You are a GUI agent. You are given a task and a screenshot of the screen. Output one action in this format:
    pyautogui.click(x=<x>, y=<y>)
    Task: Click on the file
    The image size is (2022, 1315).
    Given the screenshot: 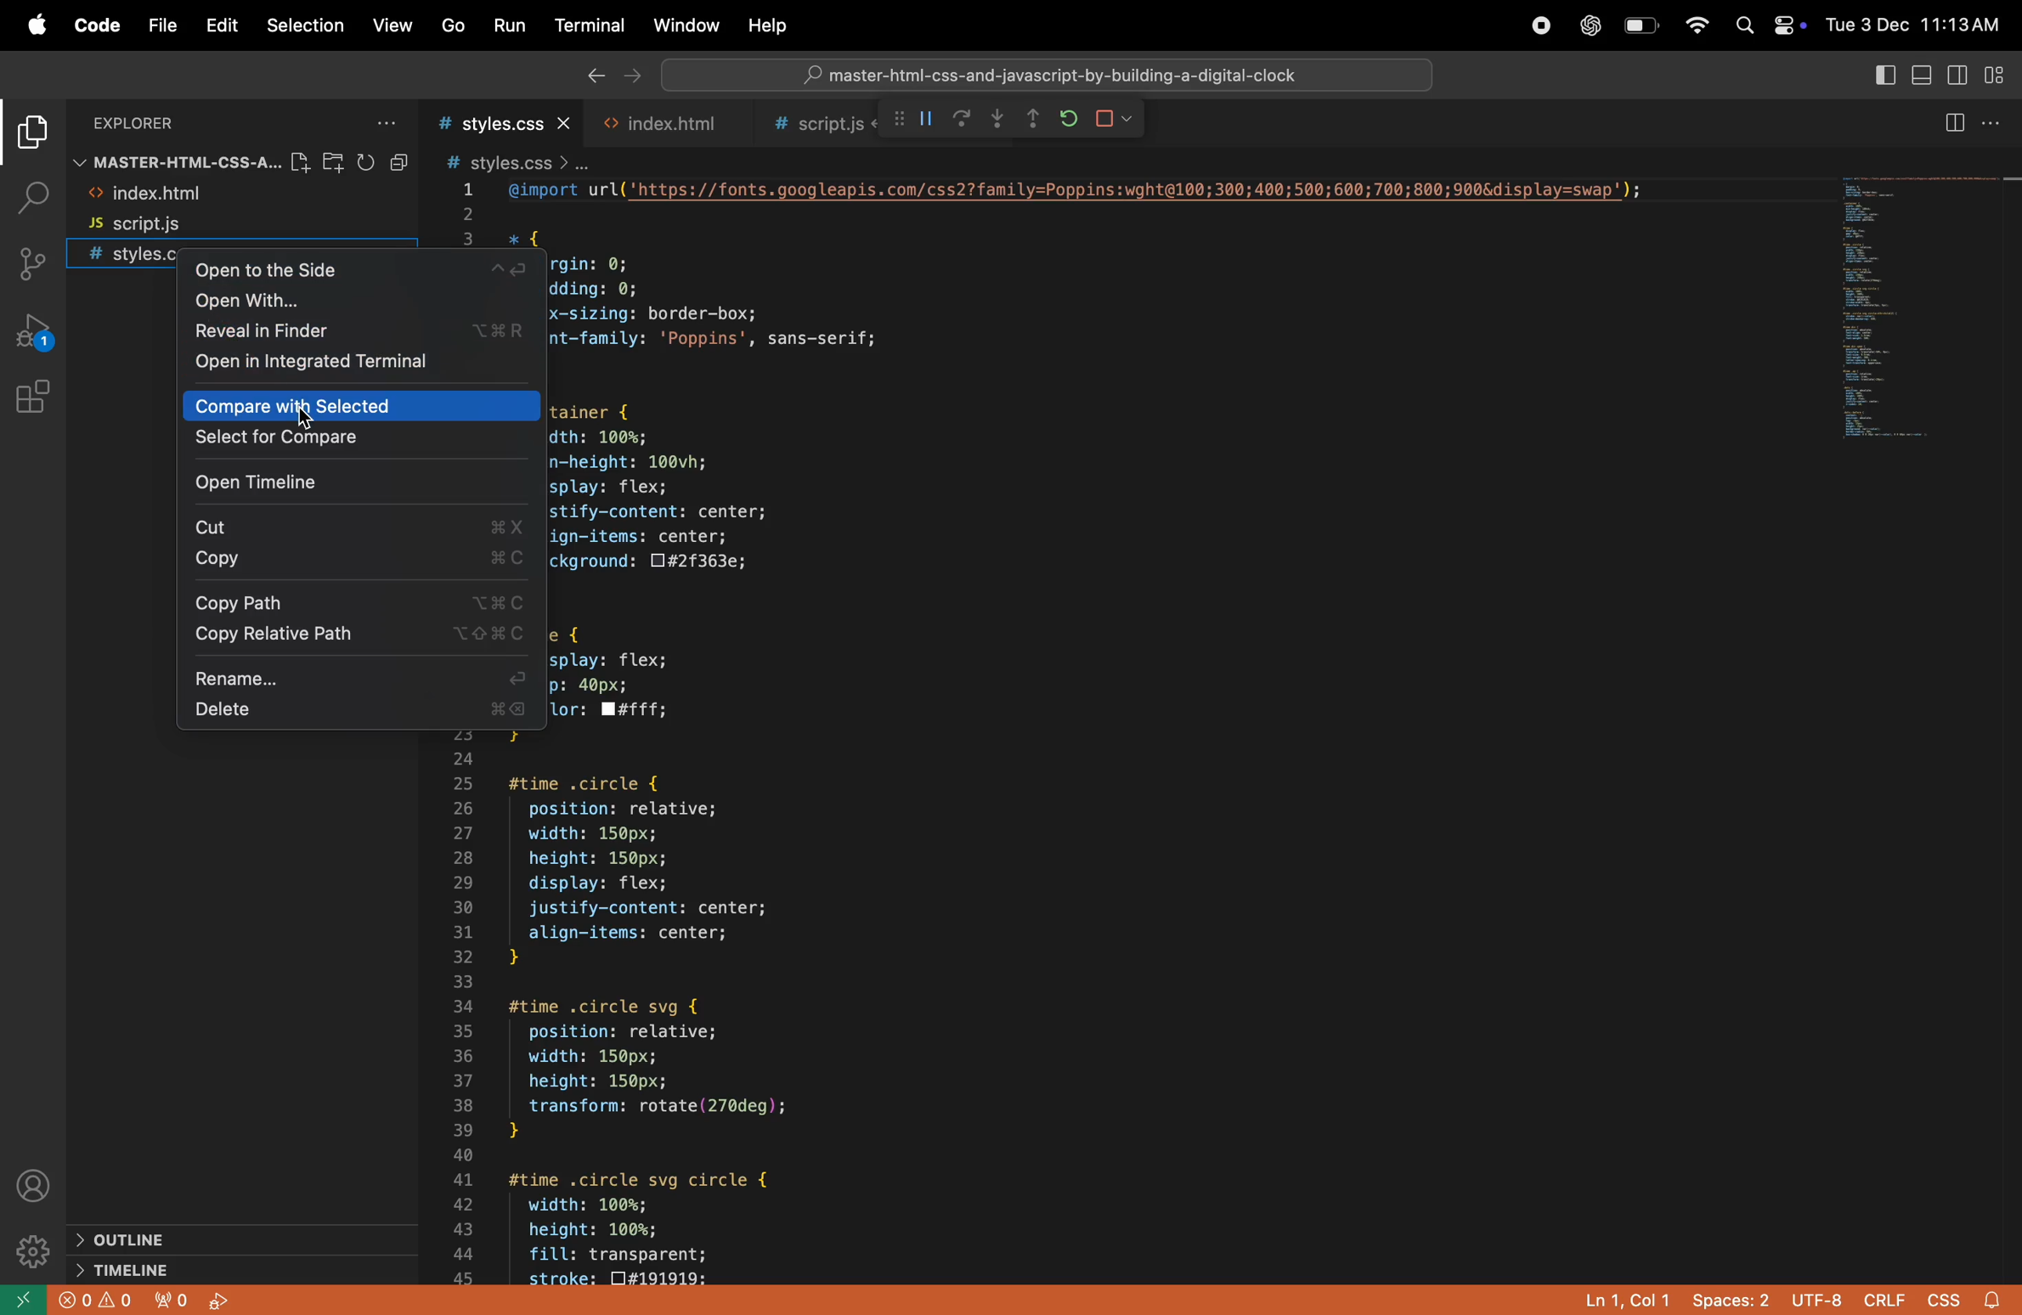 What is the action you would take?
    pyautogui.click(x=167, y=24)
    